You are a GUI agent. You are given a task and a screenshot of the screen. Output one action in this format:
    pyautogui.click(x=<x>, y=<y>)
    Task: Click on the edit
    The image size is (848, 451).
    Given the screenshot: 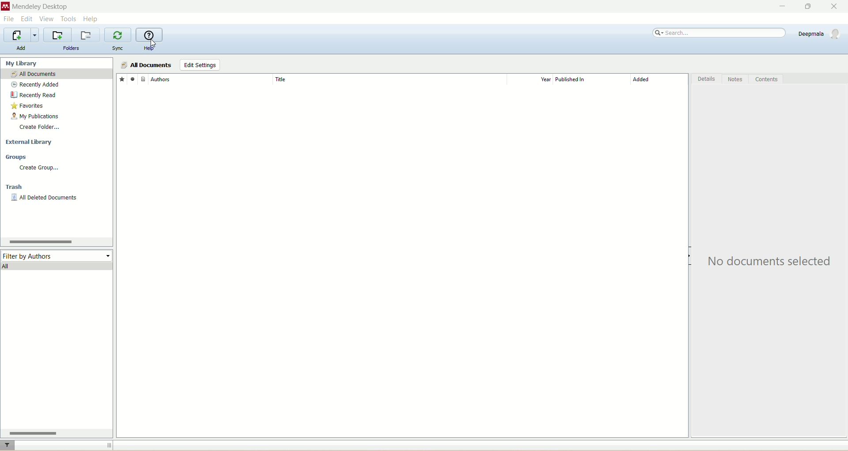 What is the action you would take?
    pyautogui.click(x=26, y=19)
    